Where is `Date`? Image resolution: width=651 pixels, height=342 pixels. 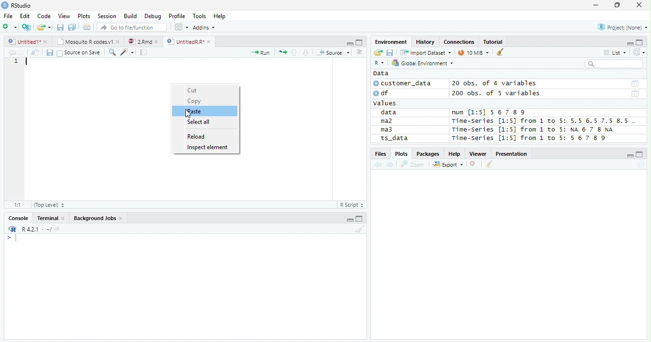
Date is located at coordinates (635, 94).